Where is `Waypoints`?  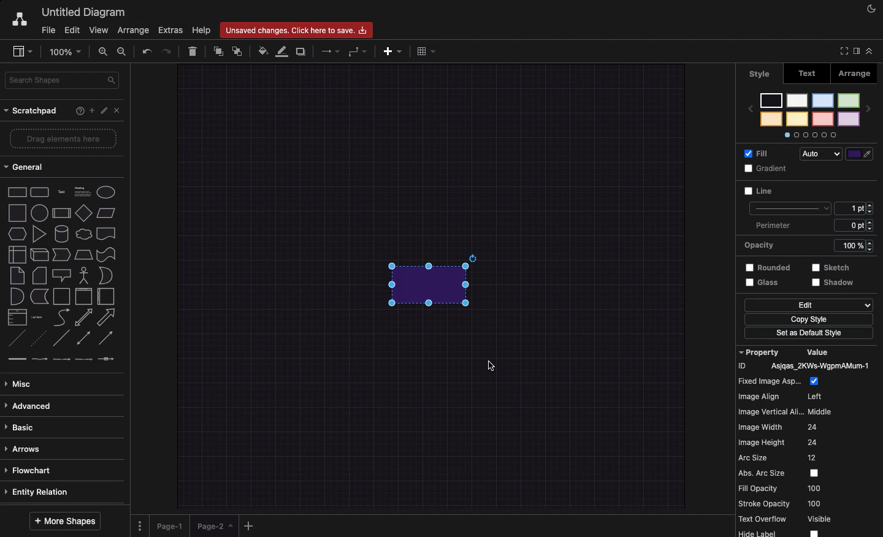
Waypoints is located at coordinates (359, 52).